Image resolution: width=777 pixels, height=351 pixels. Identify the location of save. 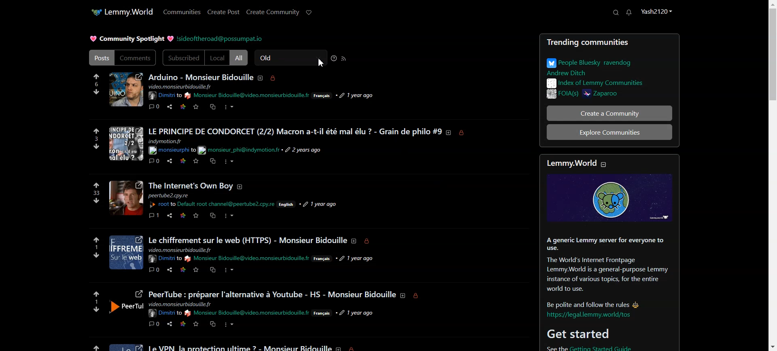
(196, 269).